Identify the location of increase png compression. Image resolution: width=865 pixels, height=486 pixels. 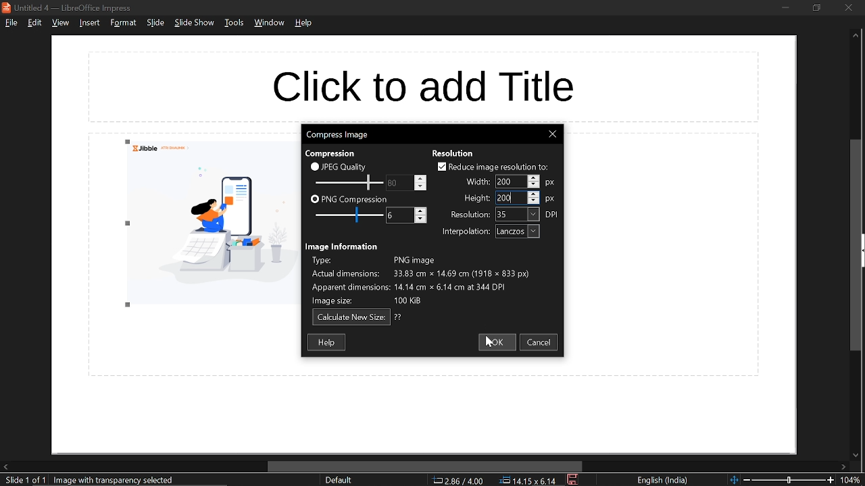
(421, 211).